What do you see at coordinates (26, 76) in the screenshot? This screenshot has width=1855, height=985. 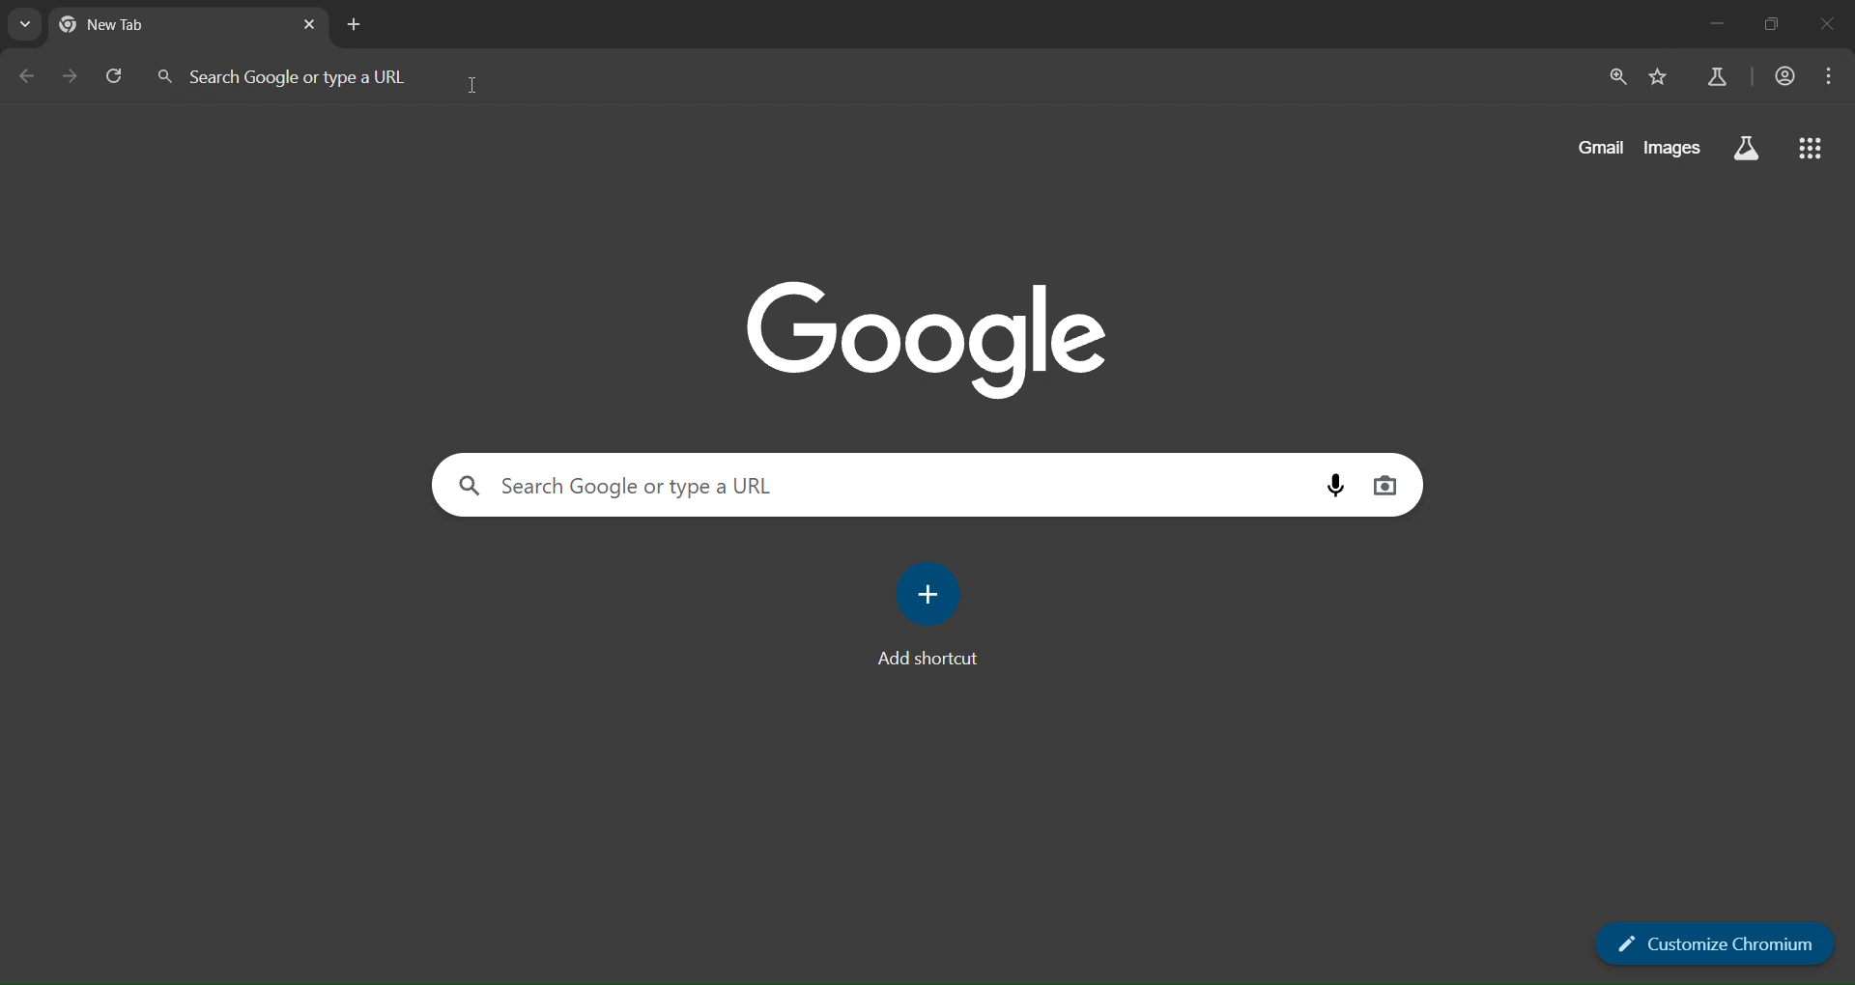 I see `go back one page` at bounding box center [26, 76].